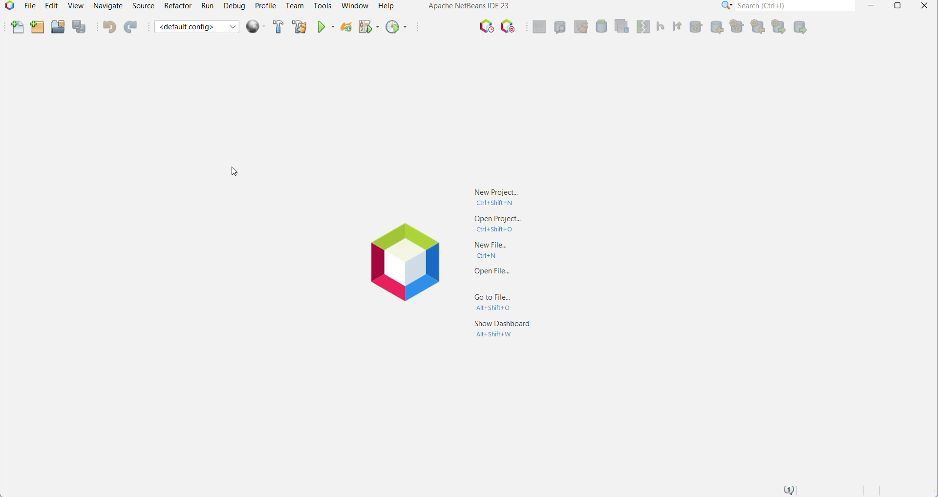 This screenshot has width=938, height=497. What do you see at coordinates (234, 6) in the screenshot?
I see `Debug` at bounding box center [234, 6].